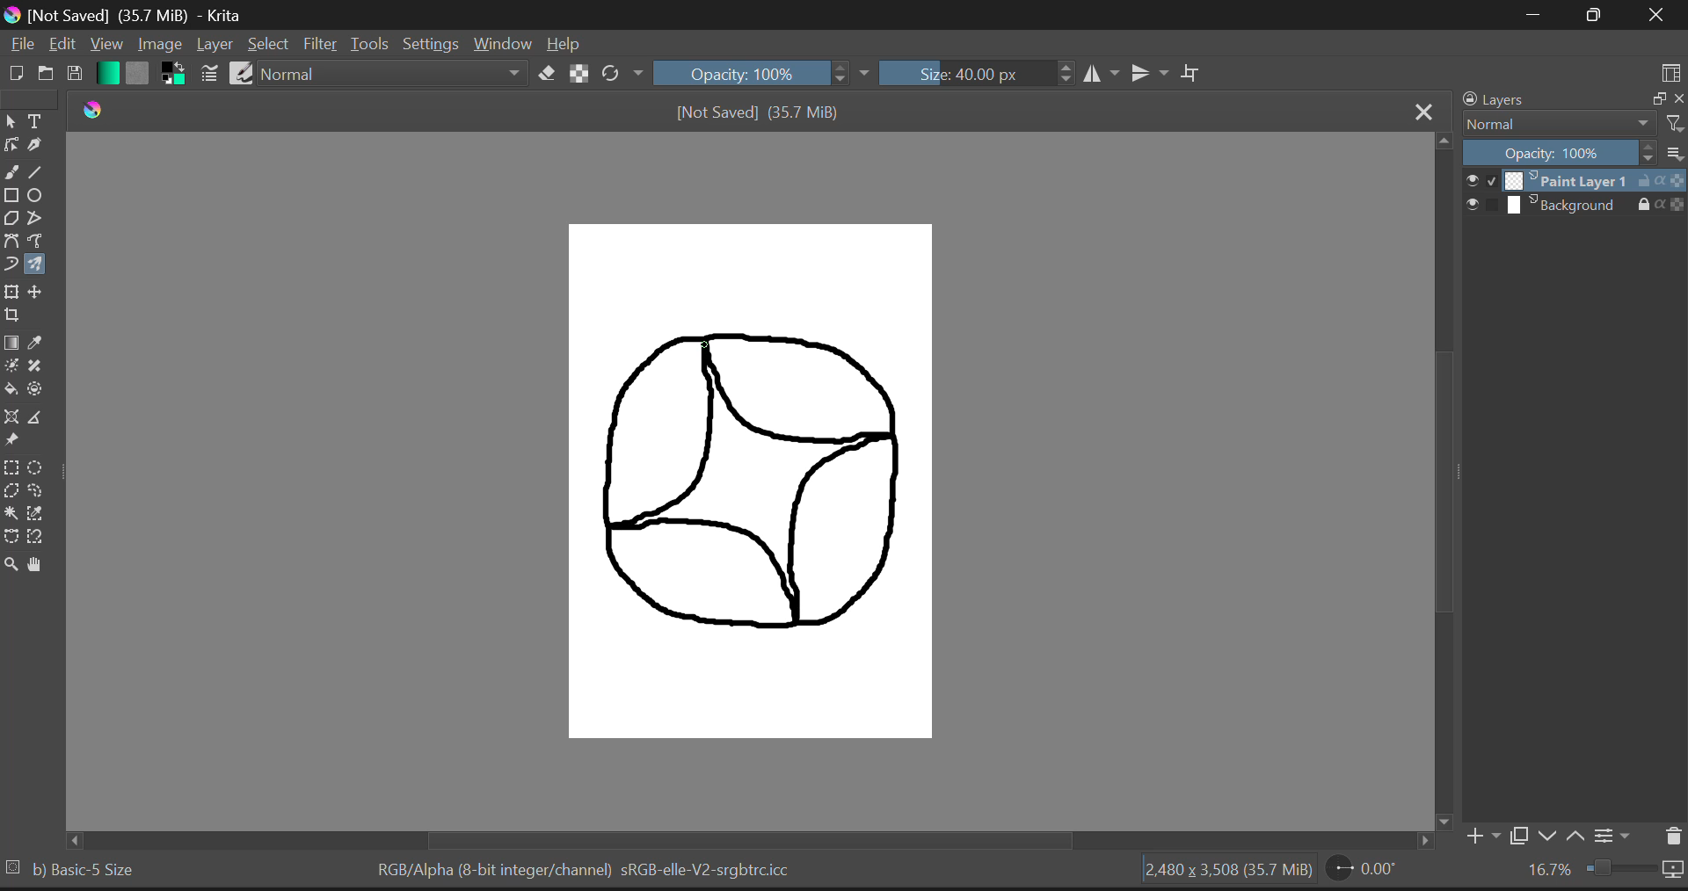 Image resolution: width=1688 pixels, height=891 pixels. Describe the element at coordinates (38, 391) in the screenshot. I see `Enclose and Fill` at that location.